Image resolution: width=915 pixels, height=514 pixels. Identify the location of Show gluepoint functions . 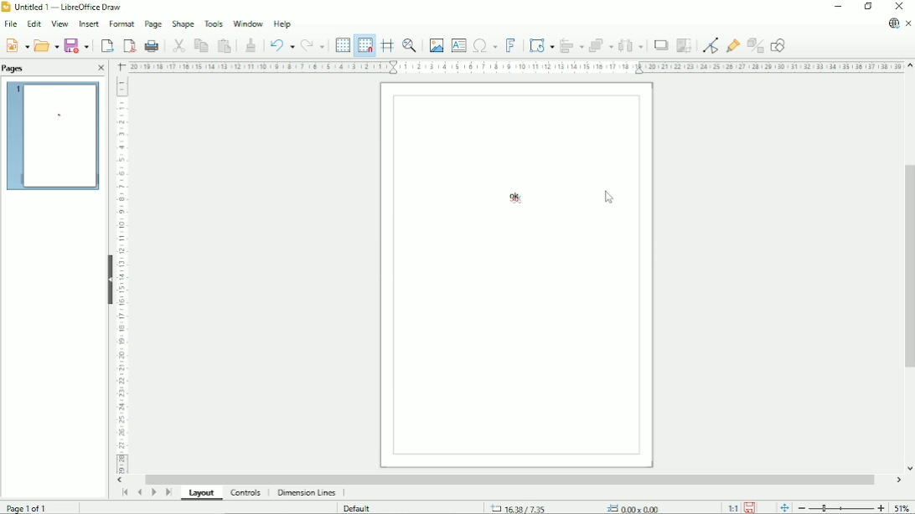
(733, 45).